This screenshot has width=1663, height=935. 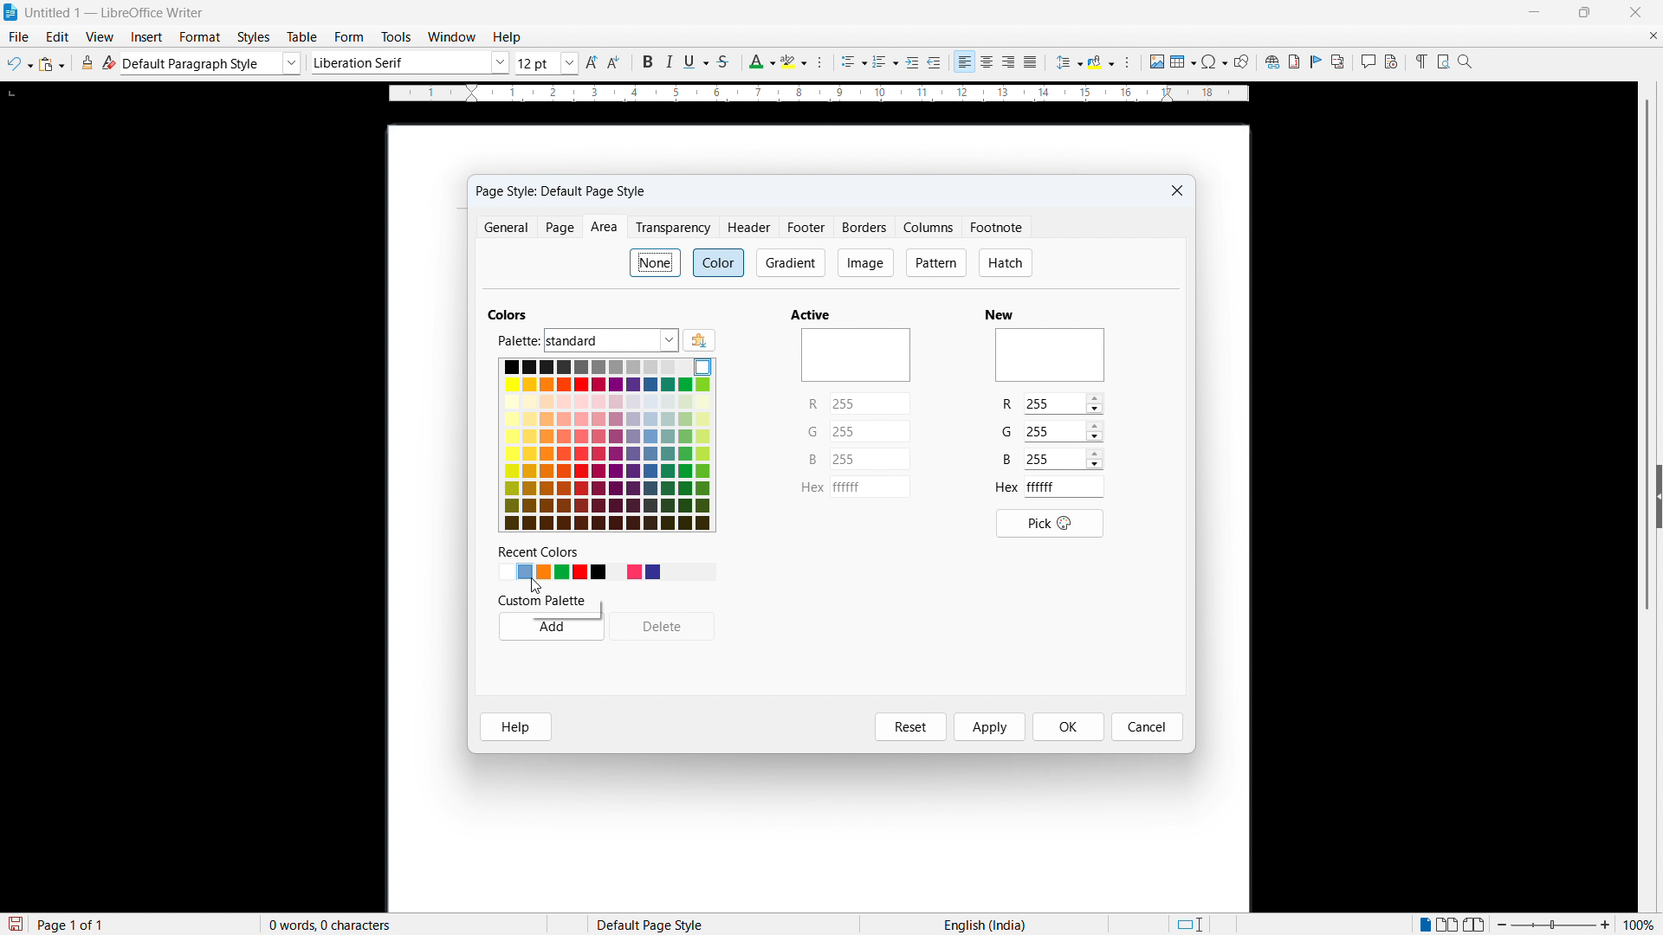 What do you see at coordinates (795, 61) in the screenshot?
I see `Character highlighting colour ` at bounding box center [795, 61].